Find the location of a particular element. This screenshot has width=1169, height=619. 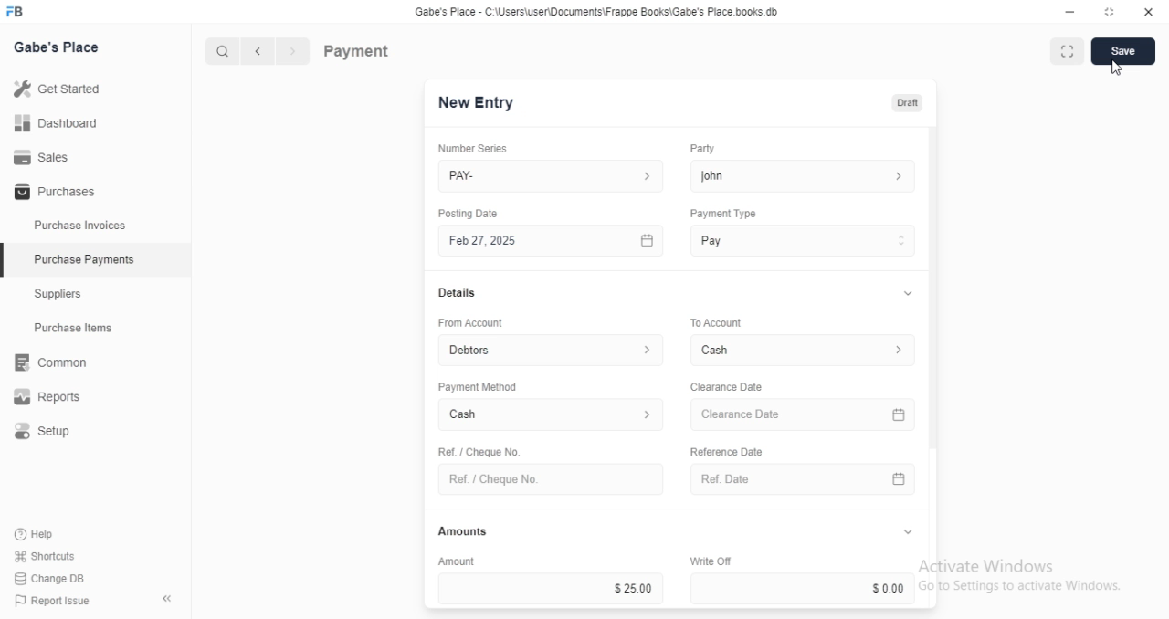

cursor is located at coordinates (1117, 68).